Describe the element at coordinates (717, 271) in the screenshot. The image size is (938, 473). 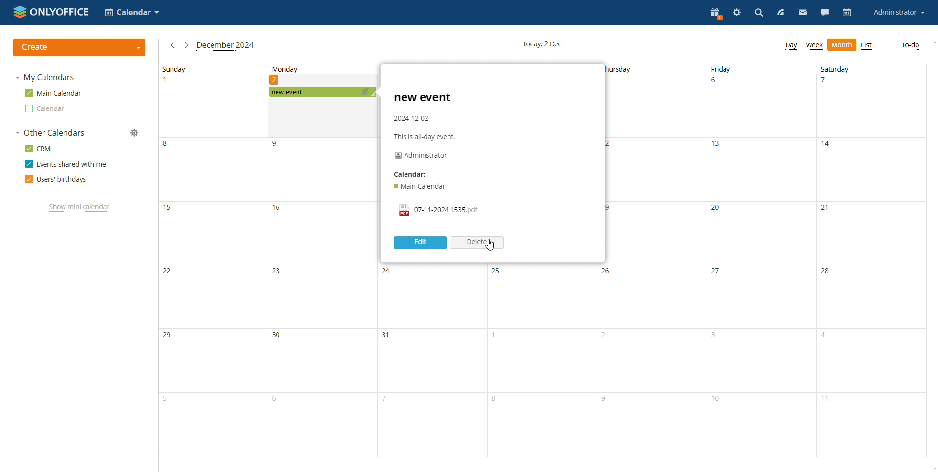
I see `27` at that location.